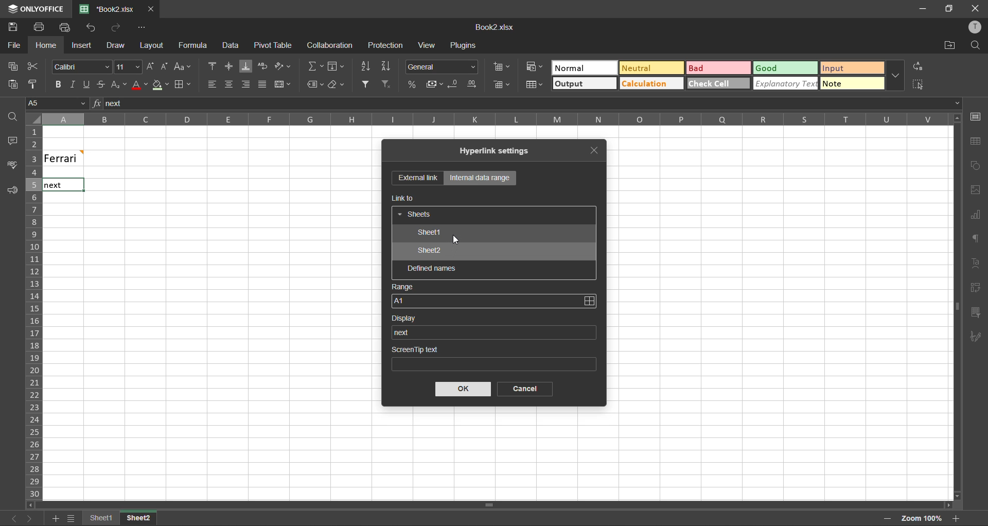 Image resolution: width=988 pixels, height=526 pixels. Describe the element at coordinates (55, 518) in the screenshot. I see `add sheet` at that location.